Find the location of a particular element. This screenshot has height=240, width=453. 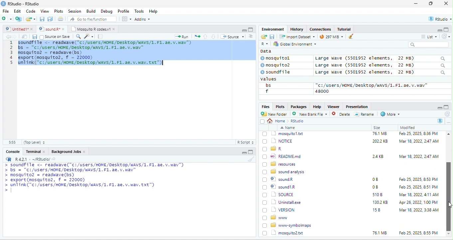

# import Dataset is located at coordinates (296, 36).